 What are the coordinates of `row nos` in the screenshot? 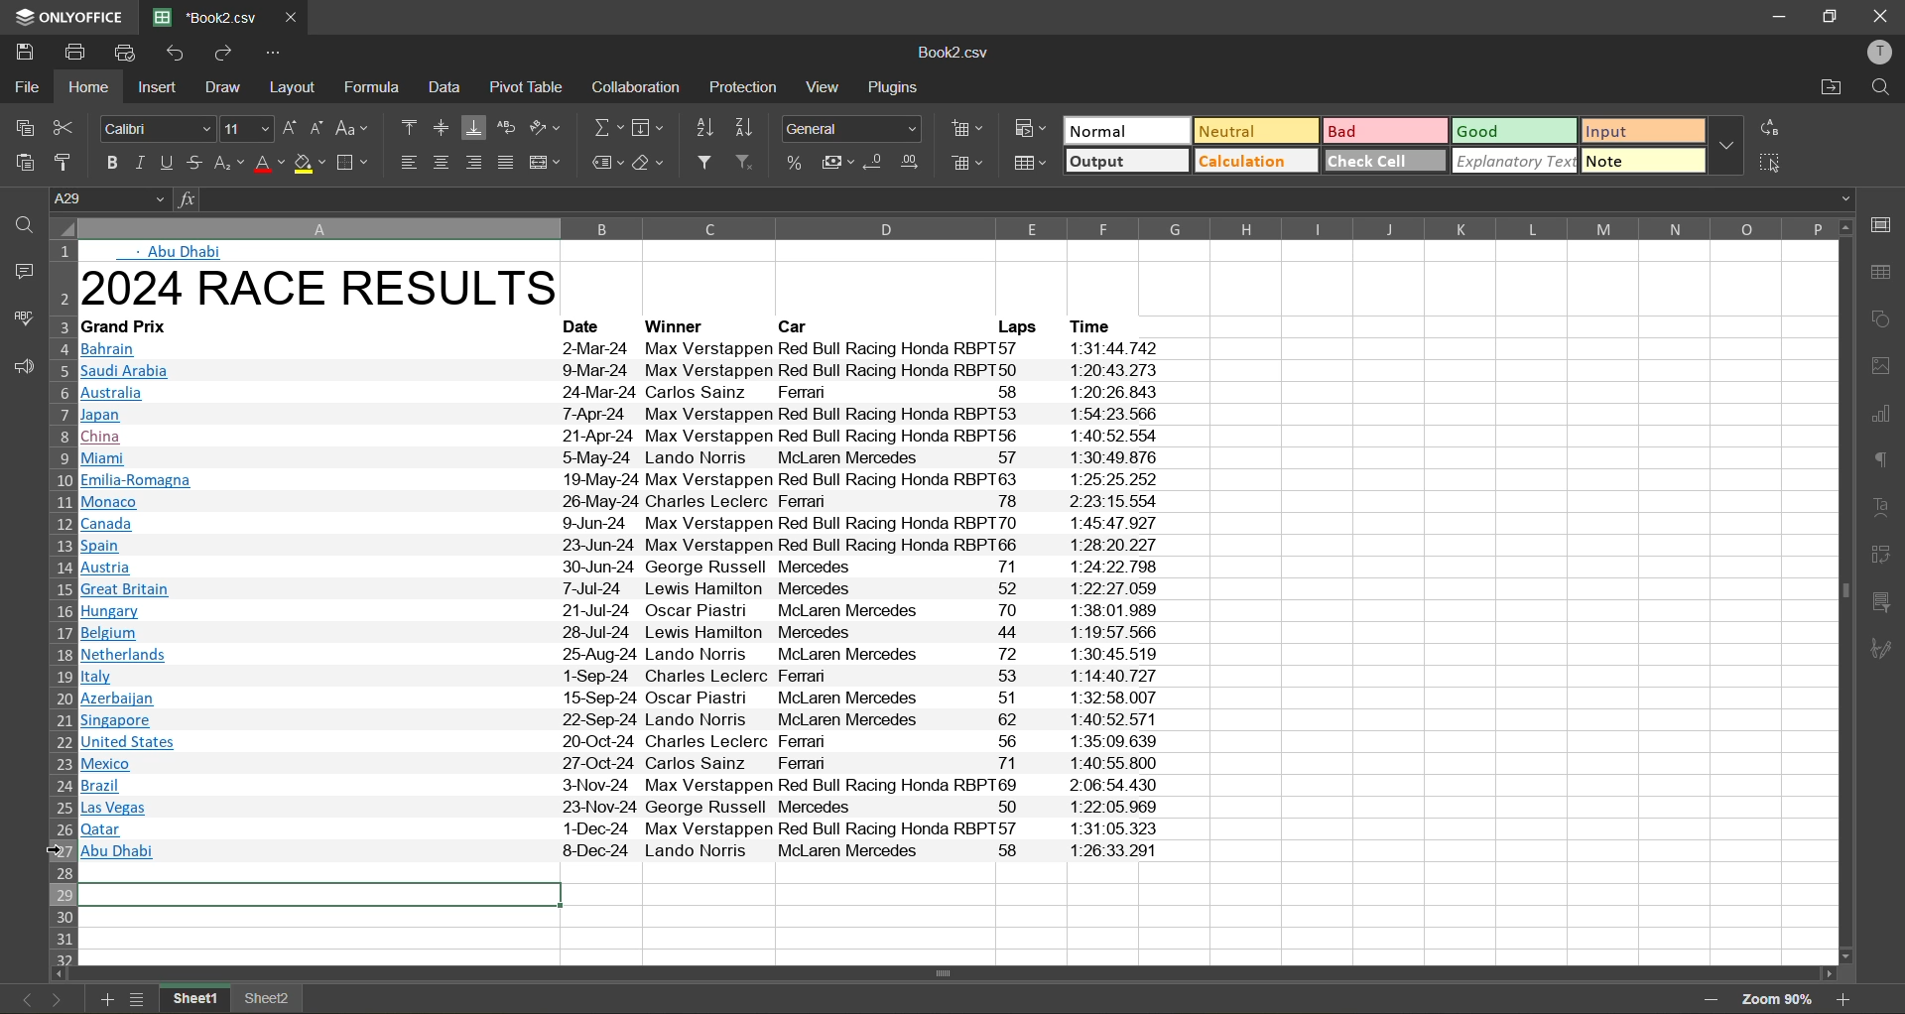 It's located at (61, 601).